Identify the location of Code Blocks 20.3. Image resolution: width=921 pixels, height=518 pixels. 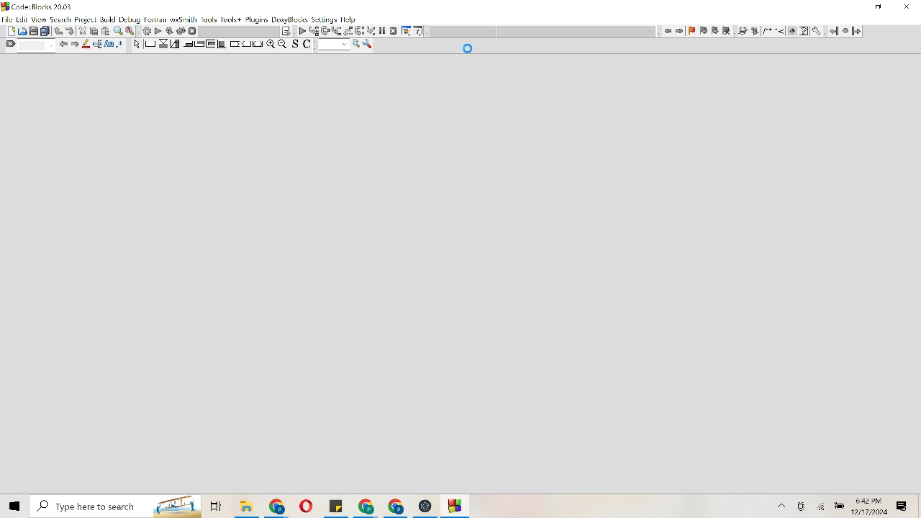
(36, 6).